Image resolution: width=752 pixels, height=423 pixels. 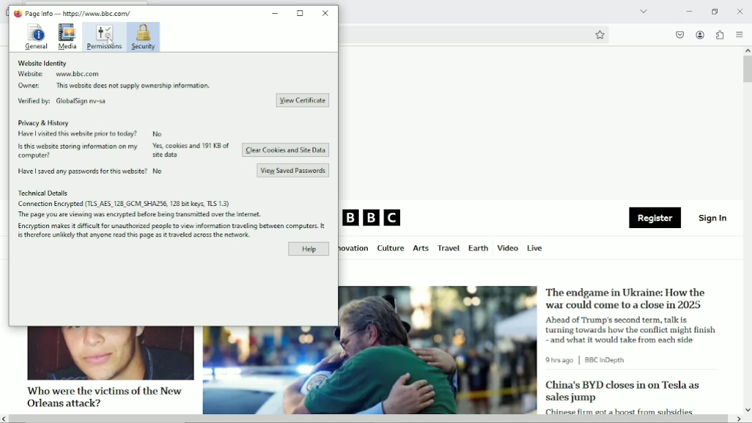 I want to click on Horizontal scrollbar, so click(x=370, y=420).